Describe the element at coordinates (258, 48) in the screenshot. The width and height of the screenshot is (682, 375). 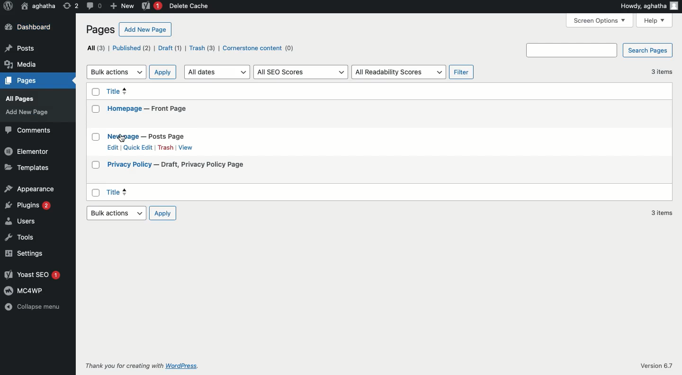
I see `Cornerstone content` at that location.